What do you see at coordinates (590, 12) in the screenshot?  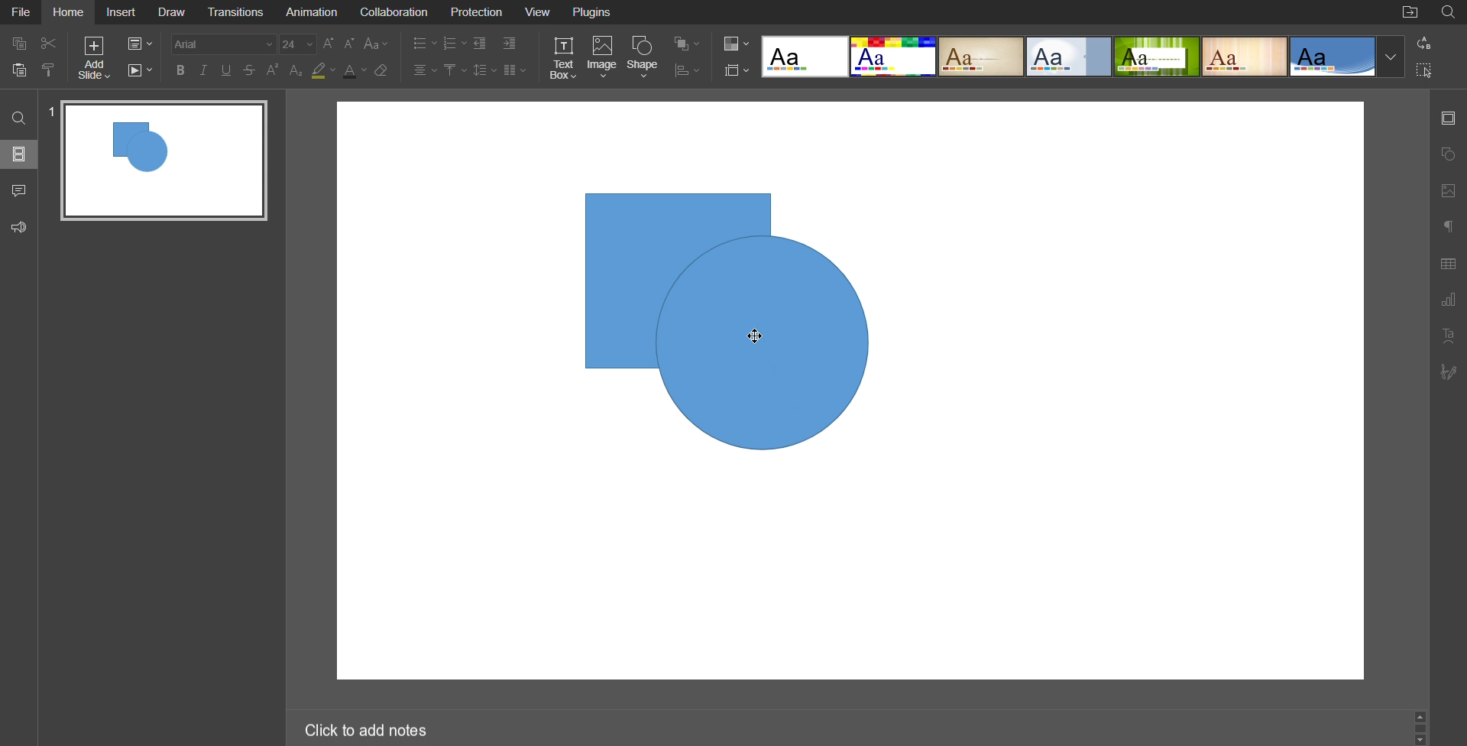 I see `Plugins` at bounding box center [590, 12].